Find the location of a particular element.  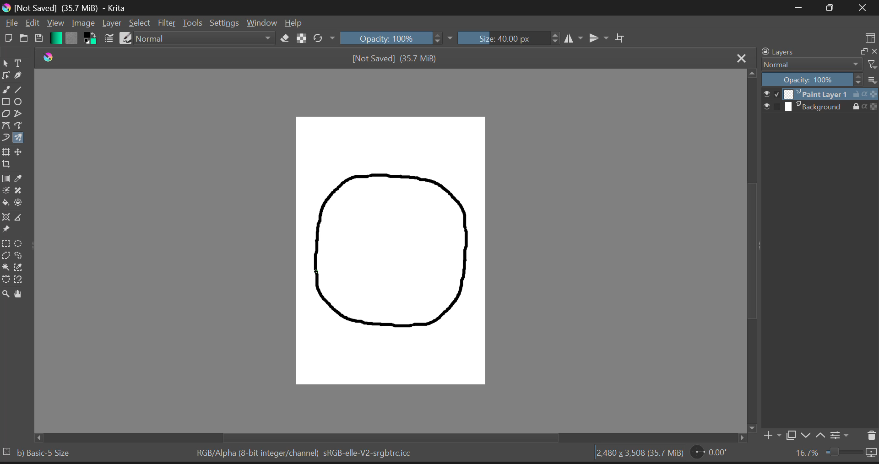

Blending Modes is located at coordinates (810, 65).